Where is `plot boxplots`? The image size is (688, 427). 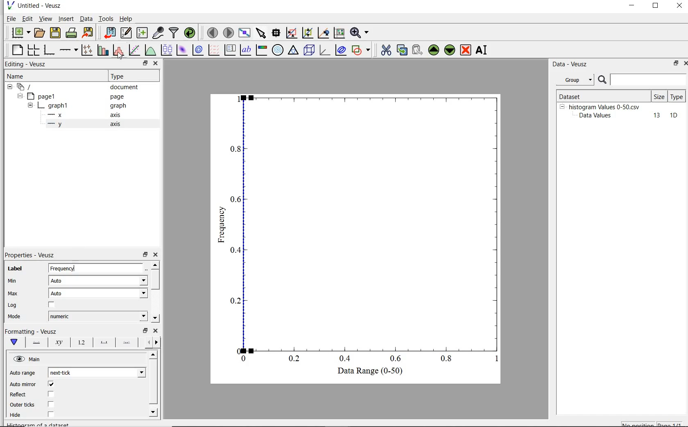 plot boxplots is located at coordinates (166, 49).